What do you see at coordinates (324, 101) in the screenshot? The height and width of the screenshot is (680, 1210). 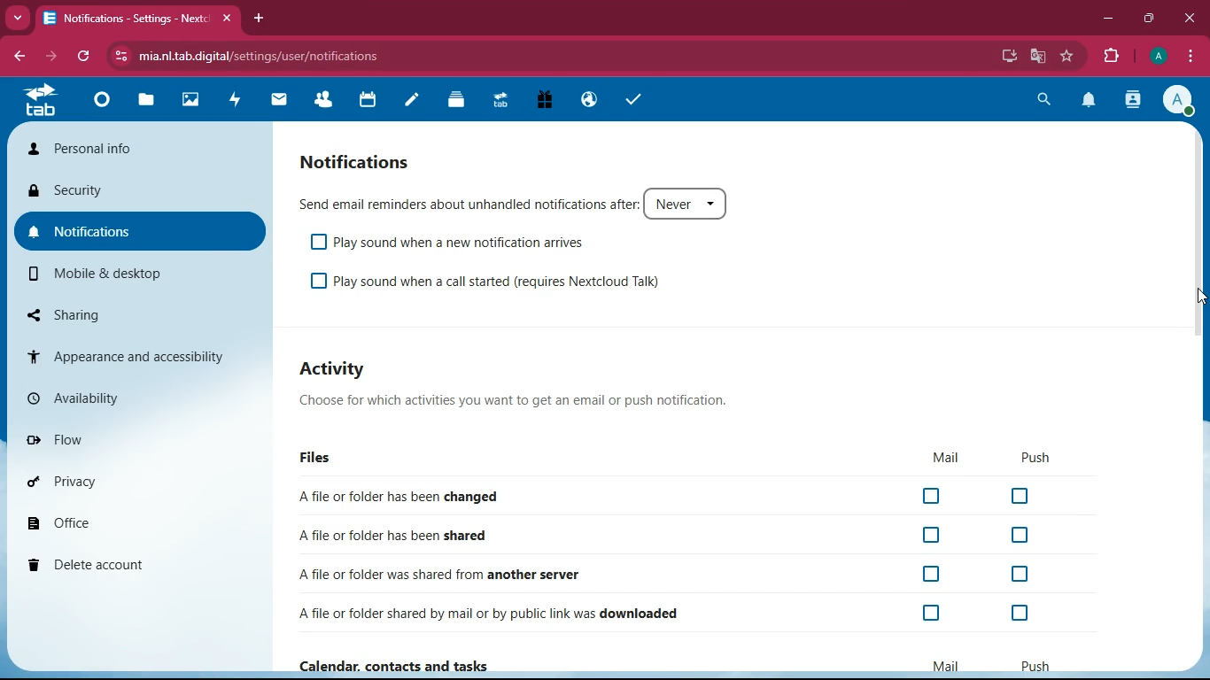 I see `Contacts` at bounding box center [324, 101].